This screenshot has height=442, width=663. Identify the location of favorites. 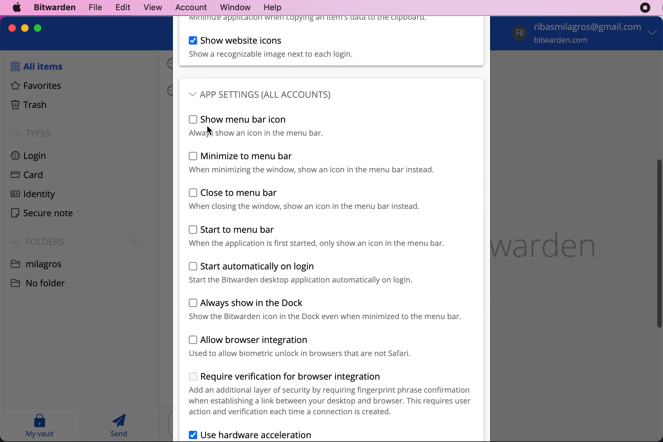
(33, 87).